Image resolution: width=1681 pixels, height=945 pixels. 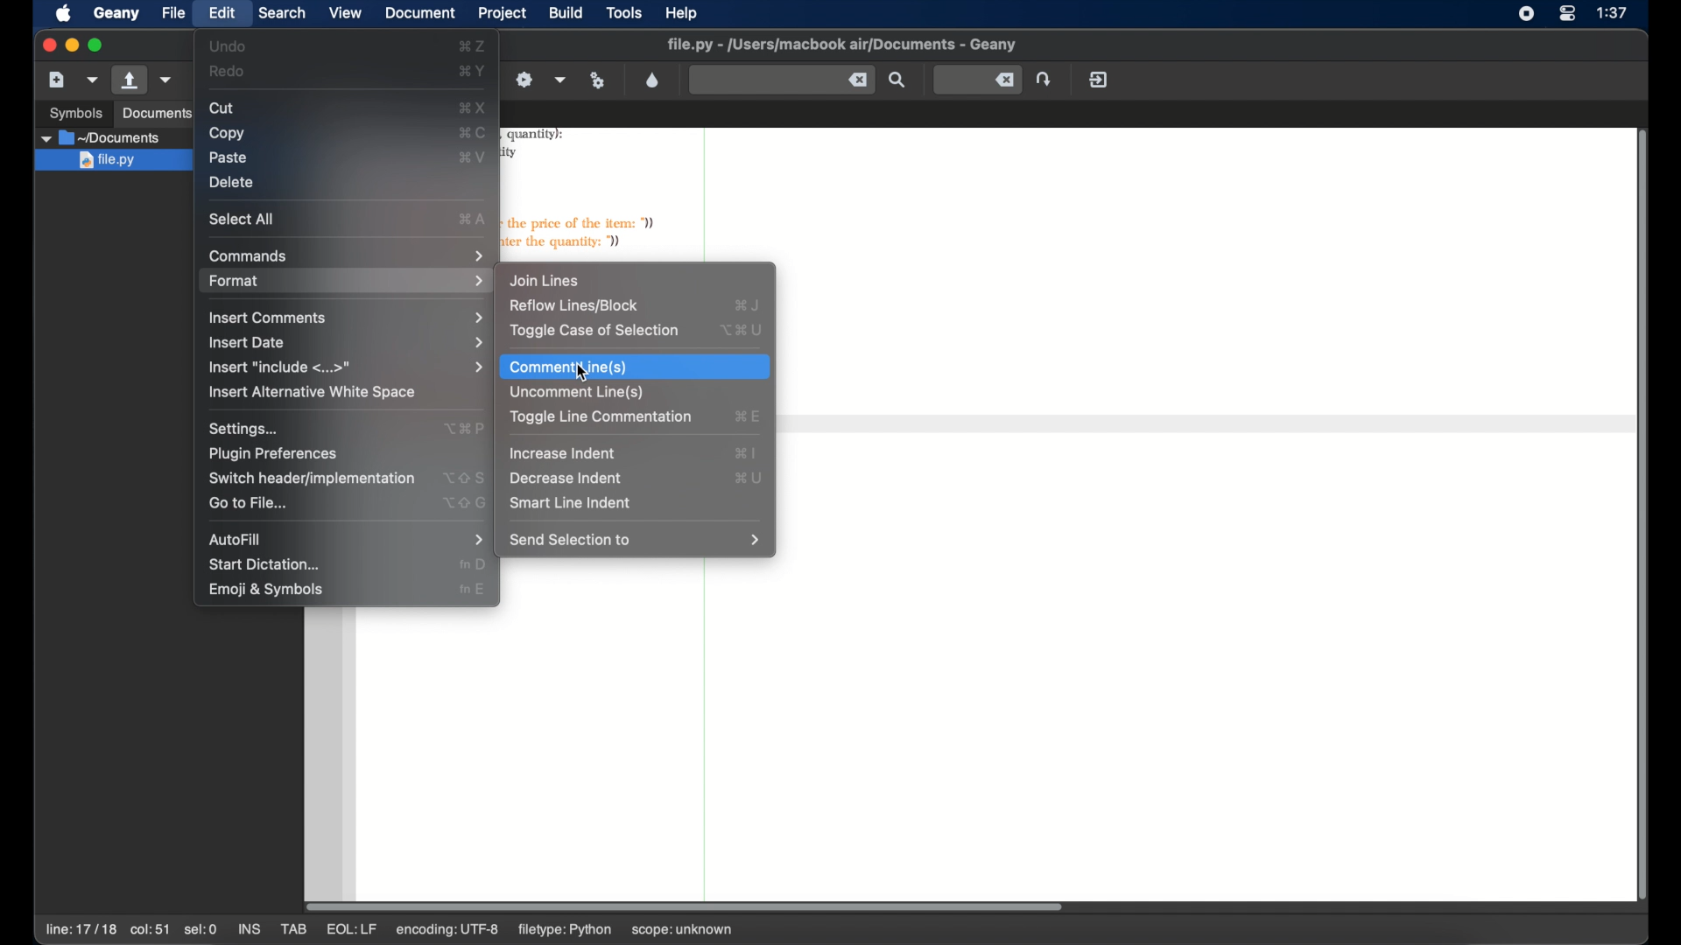 I want to click on help, so click(x=682, y=13).